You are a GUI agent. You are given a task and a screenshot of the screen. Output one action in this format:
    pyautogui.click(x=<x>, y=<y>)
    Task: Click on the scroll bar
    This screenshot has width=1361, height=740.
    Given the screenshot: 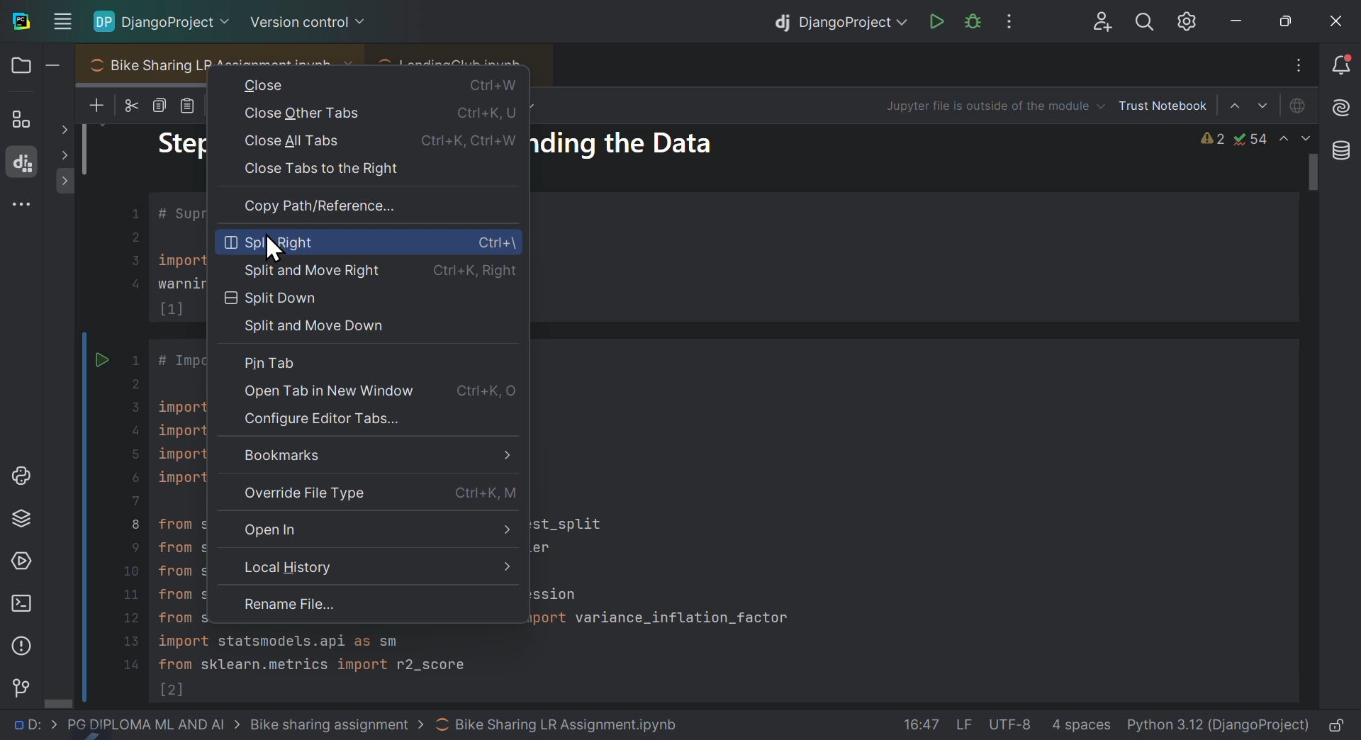 What is the action you would take?
    pyautogui.click(x=1312, y=174)
    